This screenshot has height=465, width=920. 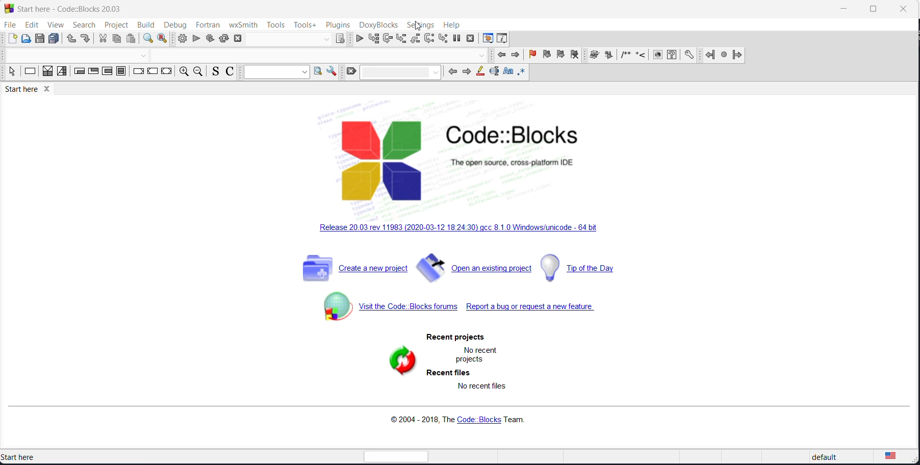 I want to click on build, so click(x=182, y=38).